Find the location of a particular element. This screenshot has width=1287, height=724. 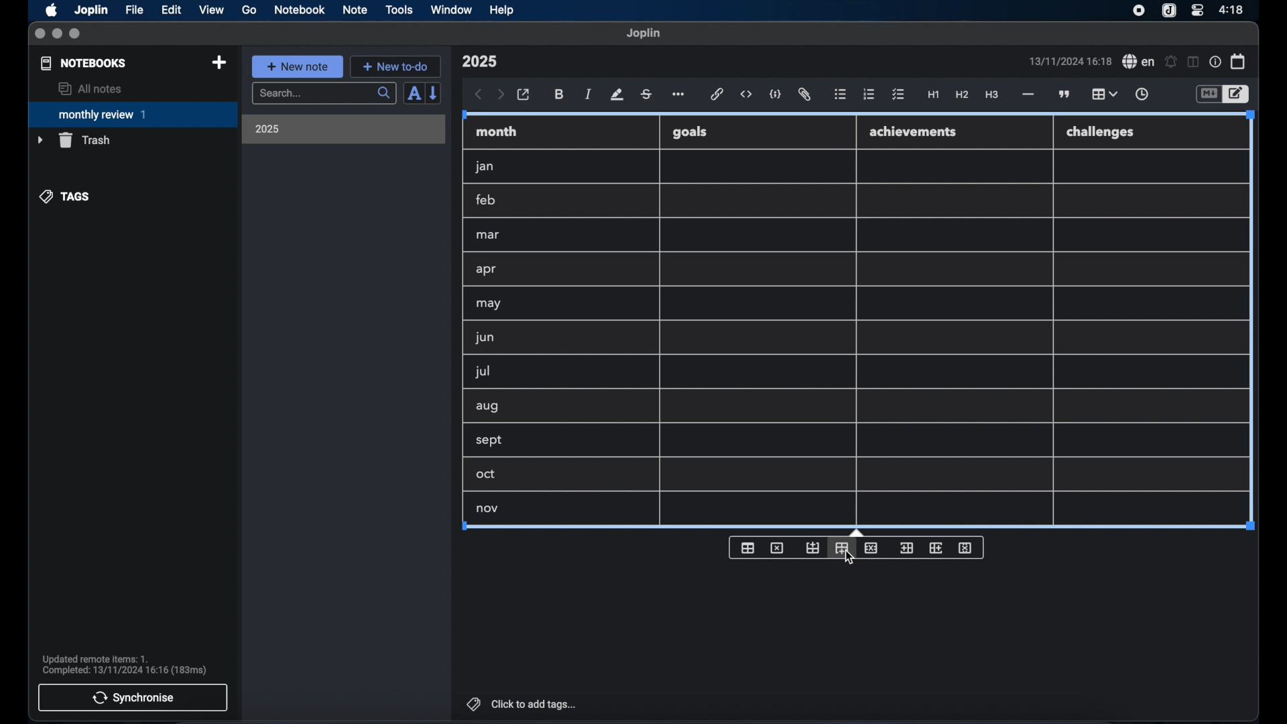

note is located at coordinates (355, 9).